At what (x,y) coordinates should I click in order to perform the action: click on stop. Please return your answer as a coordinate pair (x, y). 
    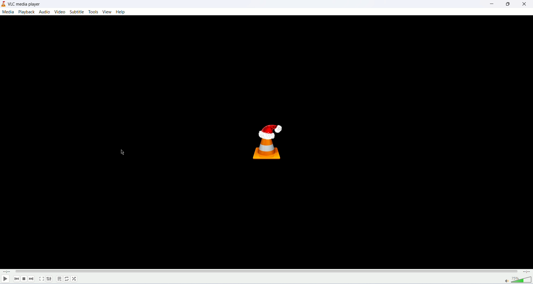
    Looking at the image, I should click on (24, 279).